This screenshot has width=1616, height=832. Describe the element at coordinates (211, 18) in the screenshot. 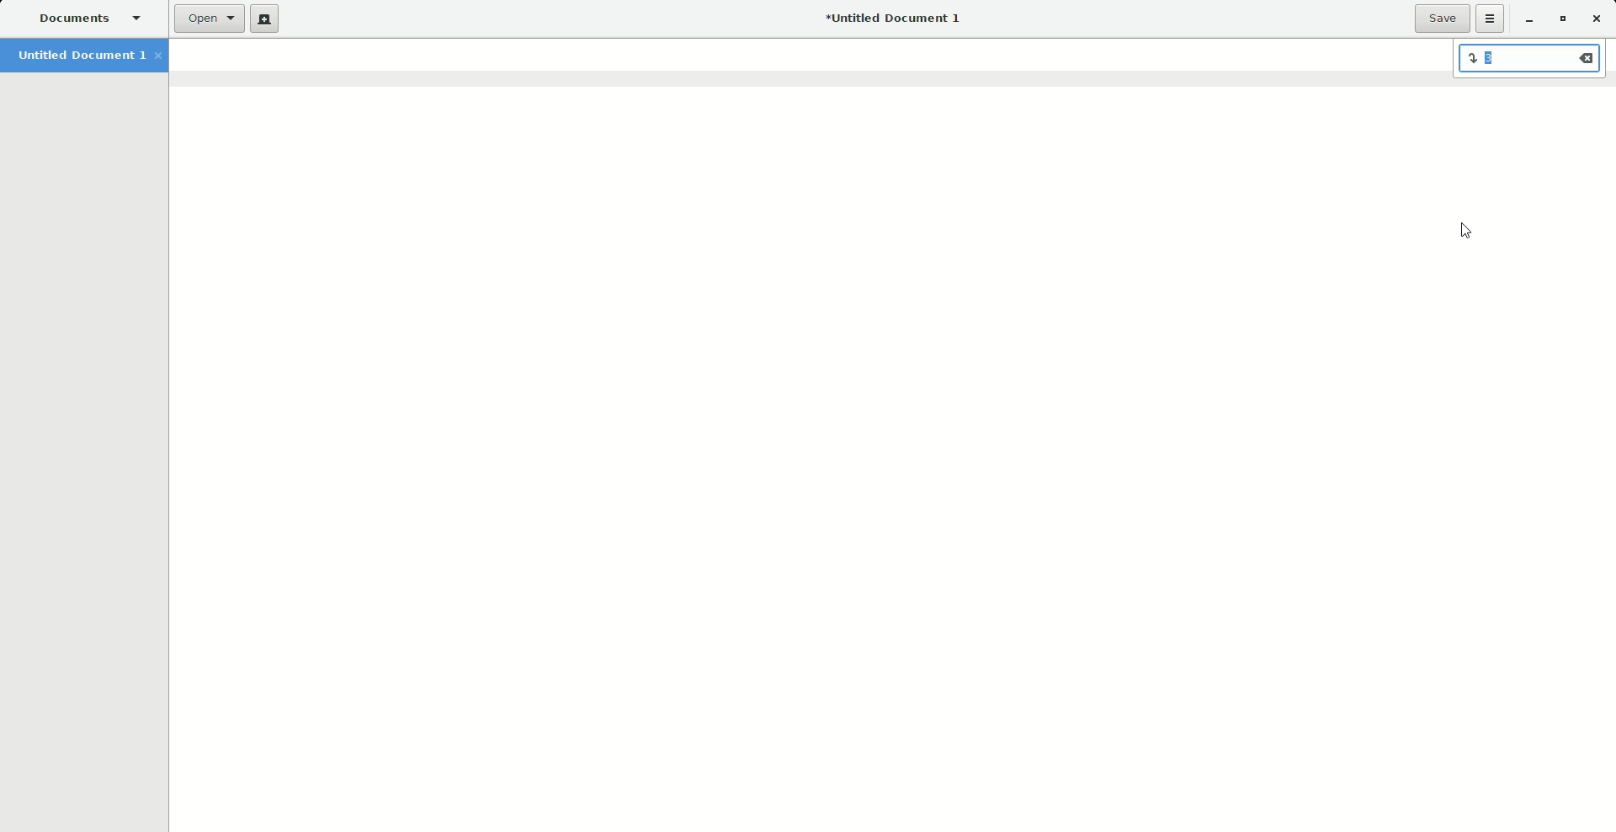

I see `Open` at that location.